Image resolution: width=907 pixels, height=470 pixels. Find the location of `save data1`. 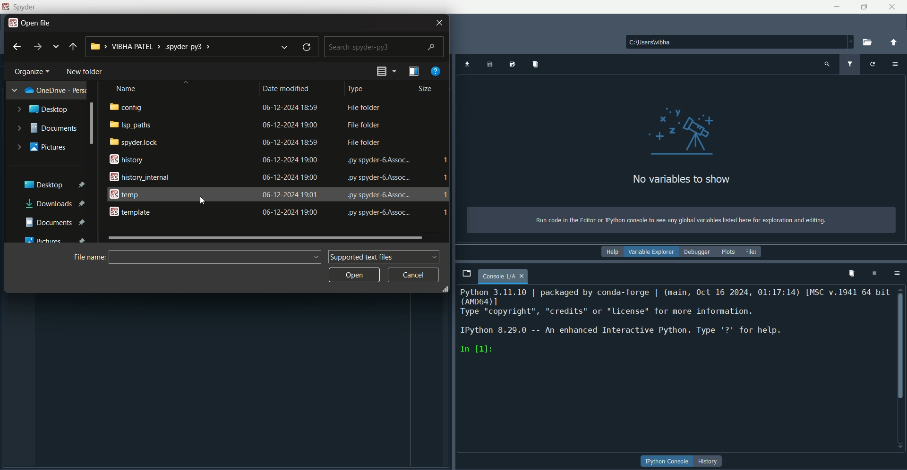

save data1 is located at coordinates (444, 176).